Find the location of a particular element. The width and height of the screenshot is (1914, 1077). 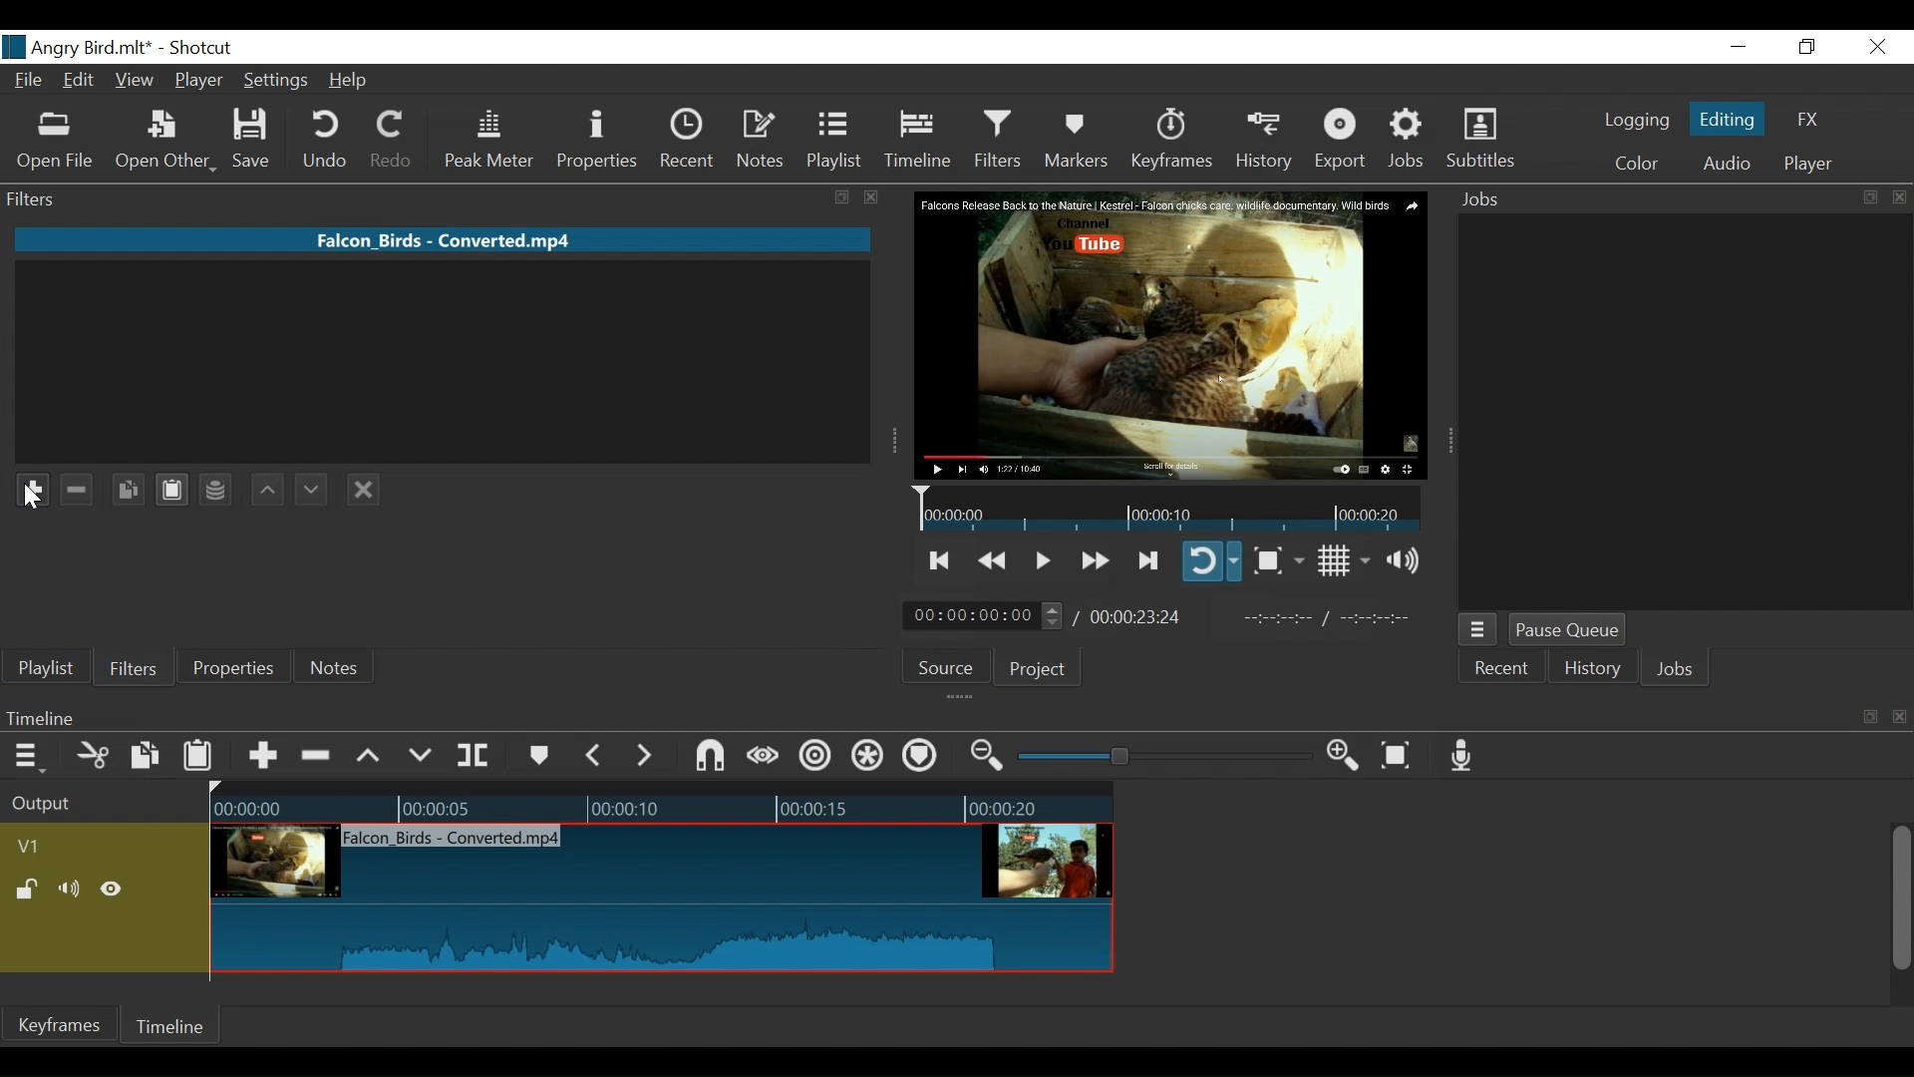

View as files is located at coordinates (366, 621).